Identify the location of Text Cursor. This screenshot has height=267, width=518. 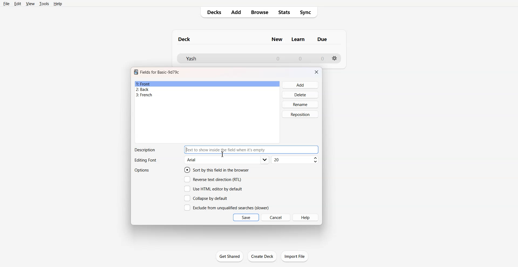
(223, 154).